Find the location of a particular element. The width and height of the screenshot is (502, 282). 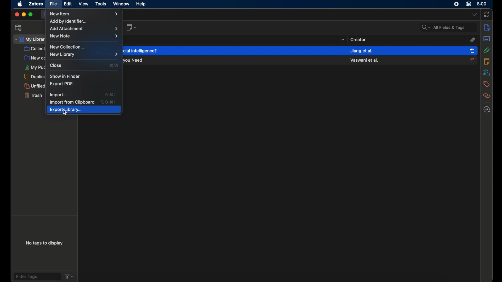

view is located at coordinates (84, 4).